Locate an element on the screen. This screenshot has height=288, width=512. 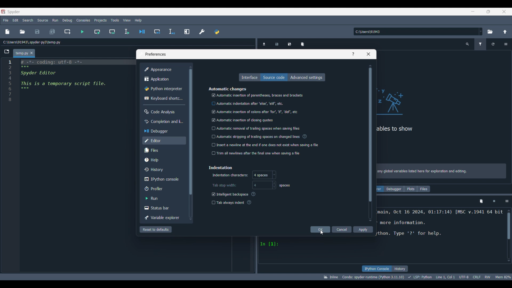
Code analysis is located at coordinates (164, 111).